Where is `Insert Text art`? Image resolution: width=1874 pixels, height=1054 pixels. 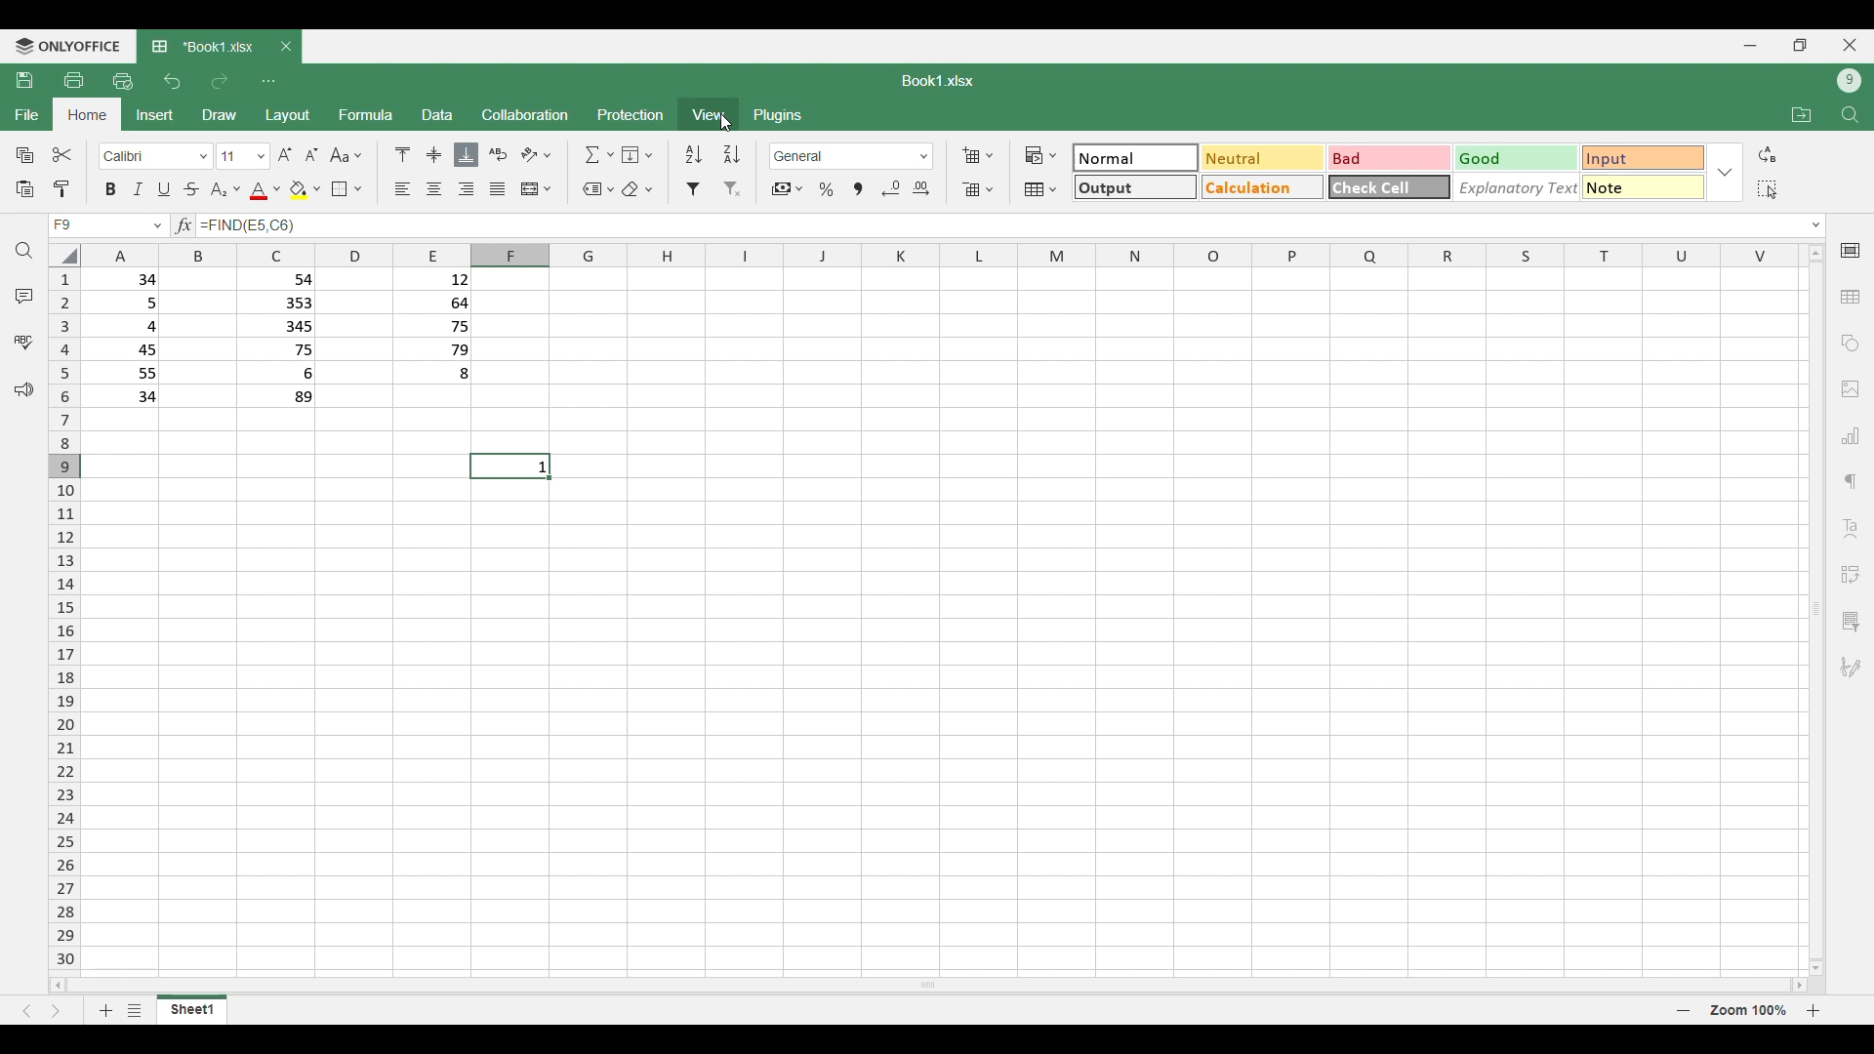 Insert Text art is located at coordinates (1851, 529).